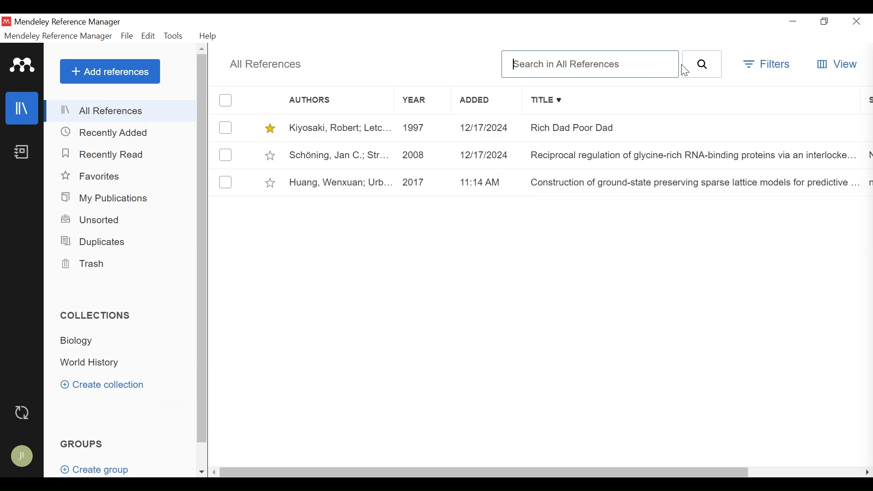 The height and width of the screenshot is (491, 873). I want to click on All References, so click(266, 65).